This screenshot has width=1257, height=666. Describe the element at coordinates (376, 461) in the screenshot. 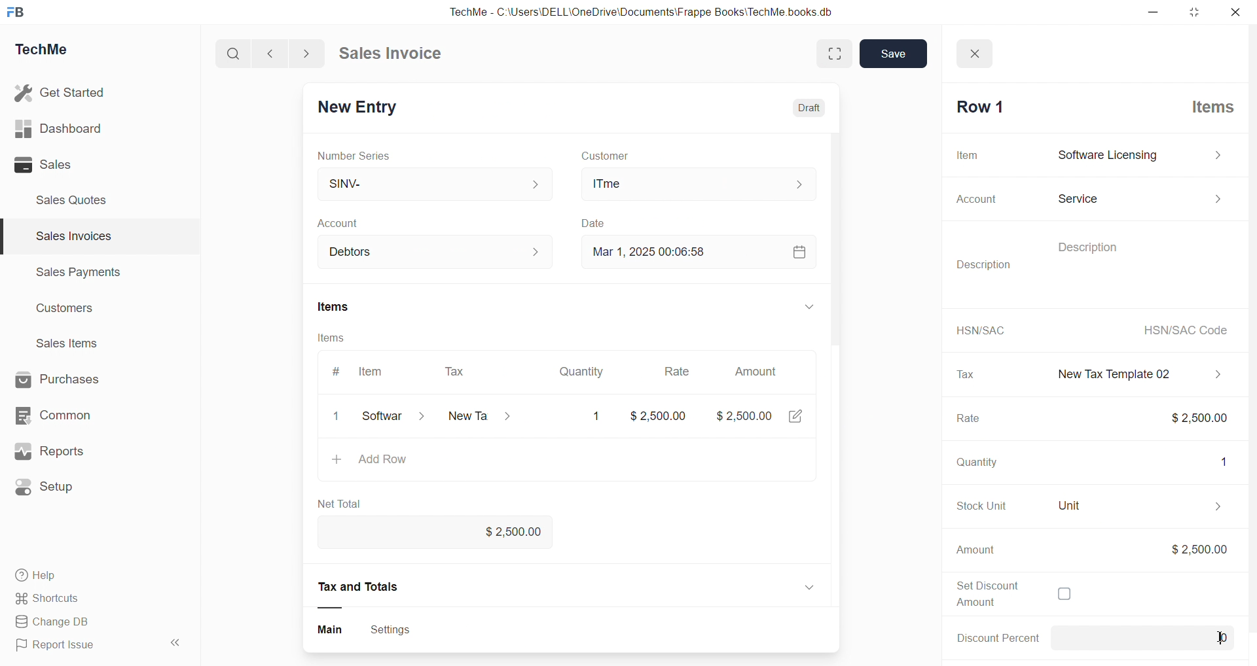

I see `+ Add Row` at that location.